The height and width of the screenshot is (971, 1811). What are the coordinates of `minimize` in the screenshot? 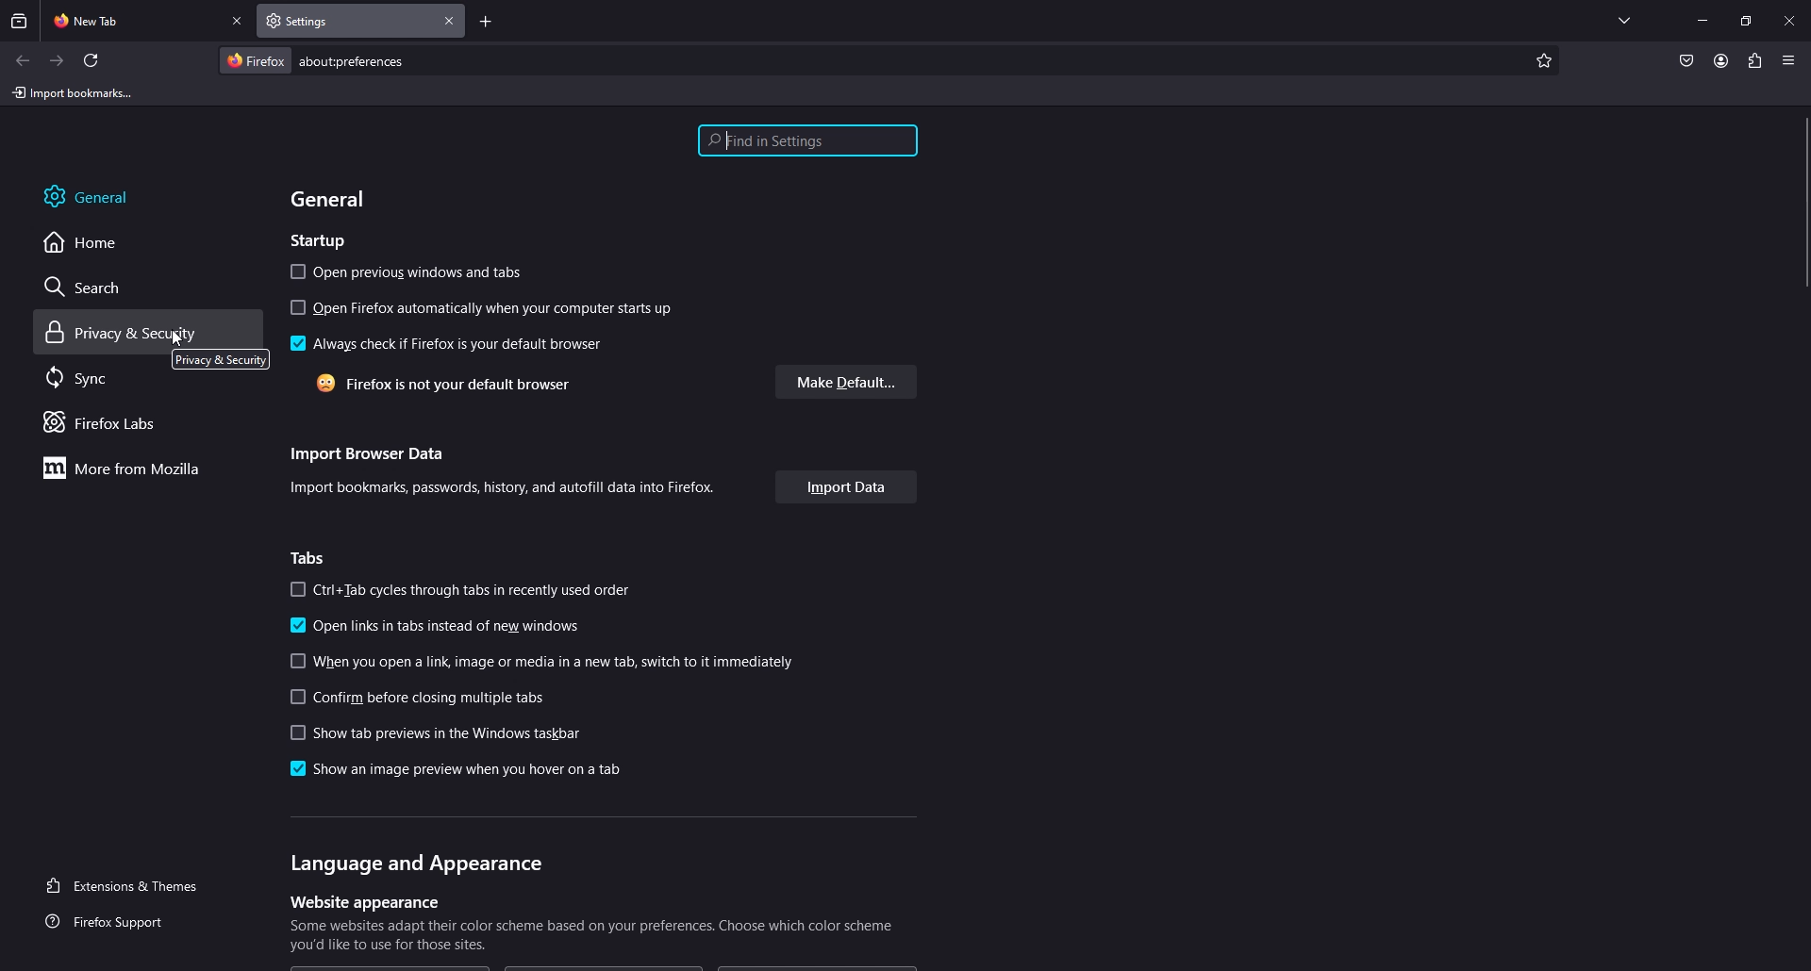 It's located at (1703, 19).